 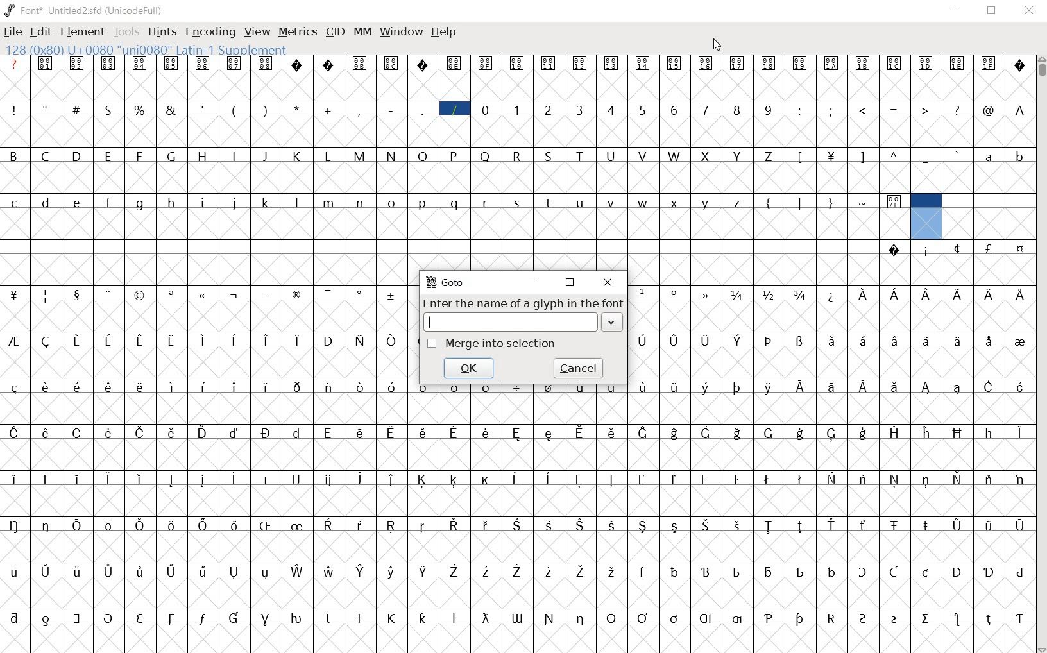 I want to click on Symbol, so click(x=298, y=386).